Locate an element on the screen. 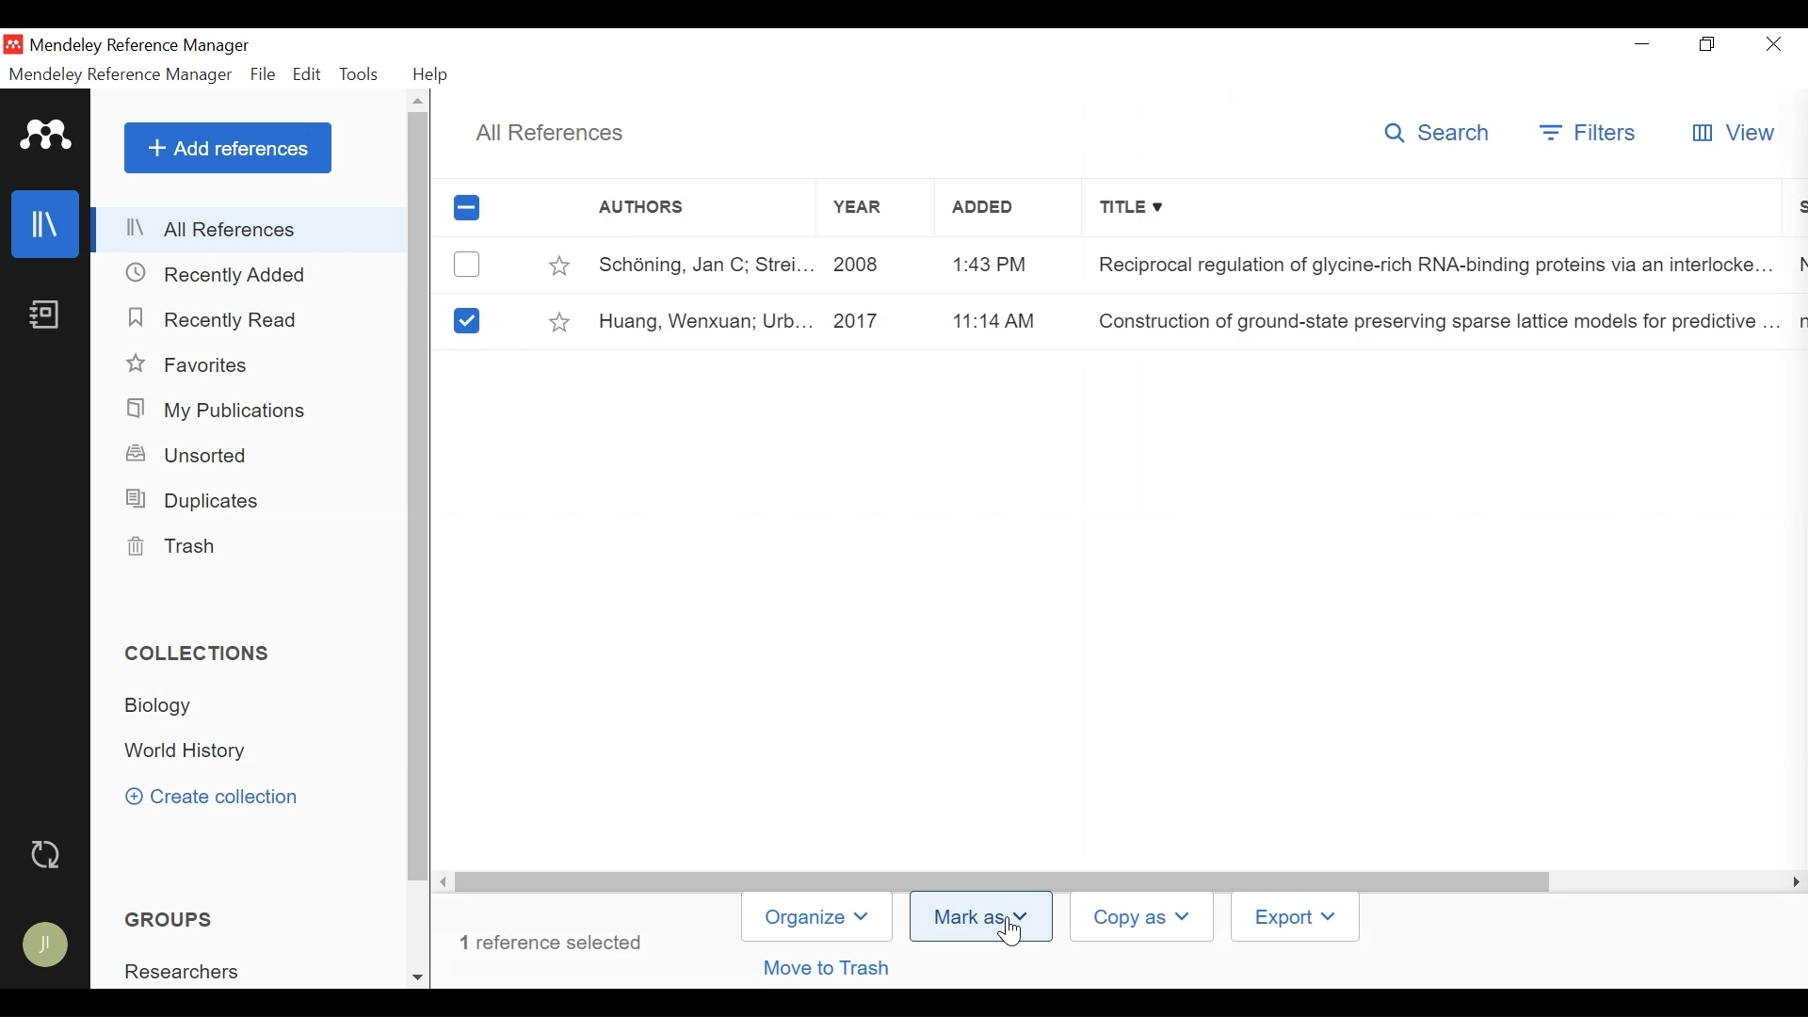 The image size is (1808, 1017). Mendeley Reference Manager is located at coordinates (120, 75).